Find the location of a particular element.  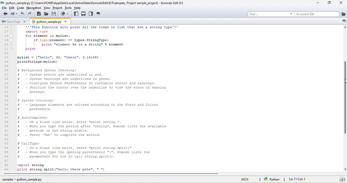

code is located at coordinates (21, 8).